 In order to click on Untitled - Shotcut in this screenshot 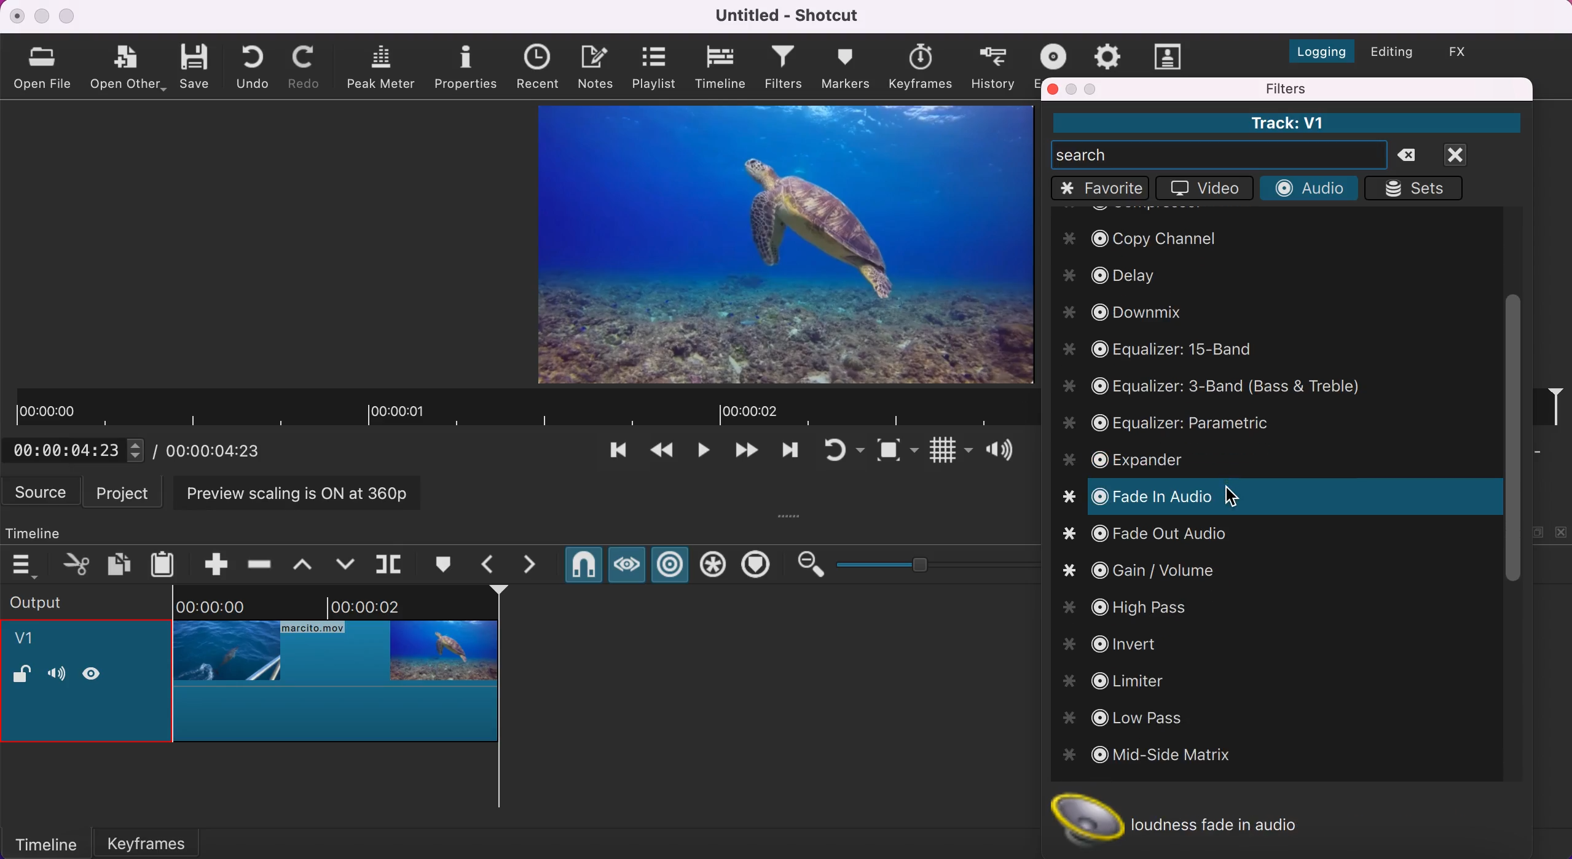, I will do `click(790, 15)`.